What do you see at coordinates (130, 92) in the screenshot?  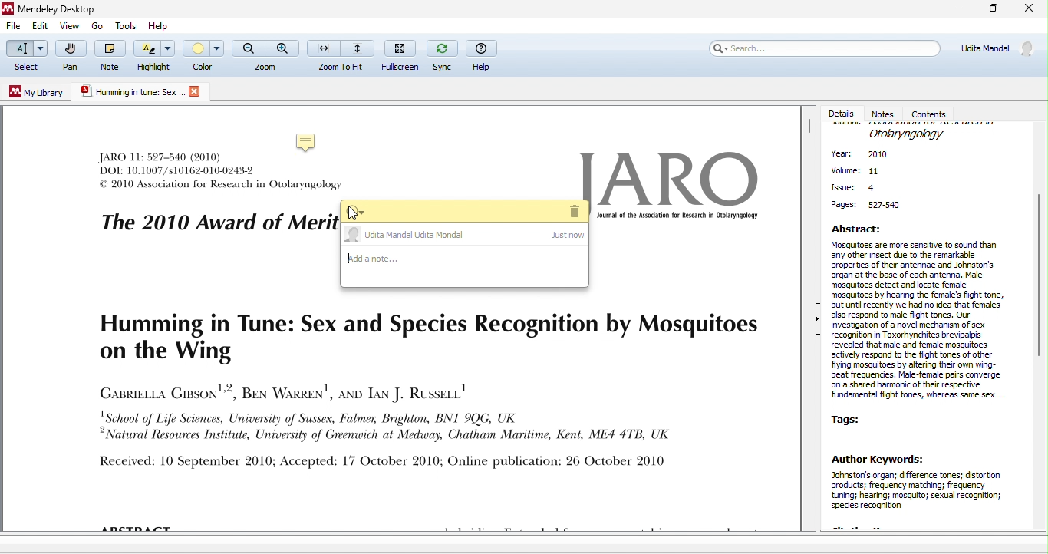 I see `pdf title` at bounding box center [130, 92].